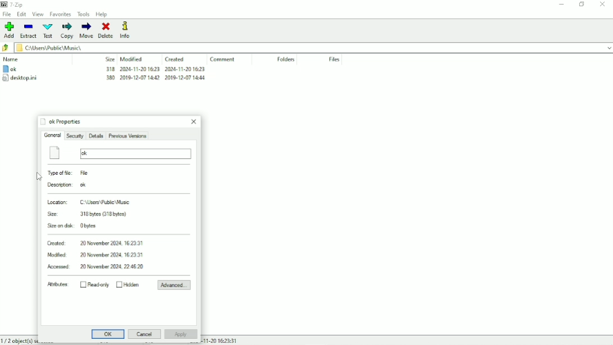 The height and width of the screenshot is (345, 613). What do you see at coordinates (52, 135) in the screenshot?
I see `General` at bounding box center [52, 135].